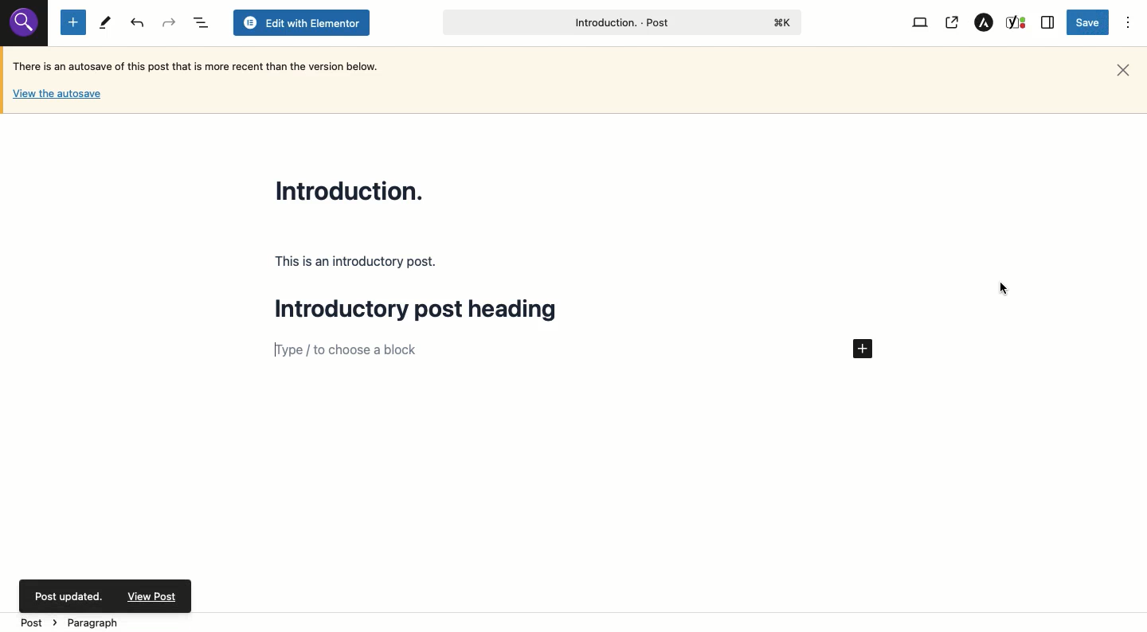 This screenshot has height=632, width=1147. What do you see at coordinates (354, 189) in the screenshot?
I see `Title` at bounding box center [354, 189].